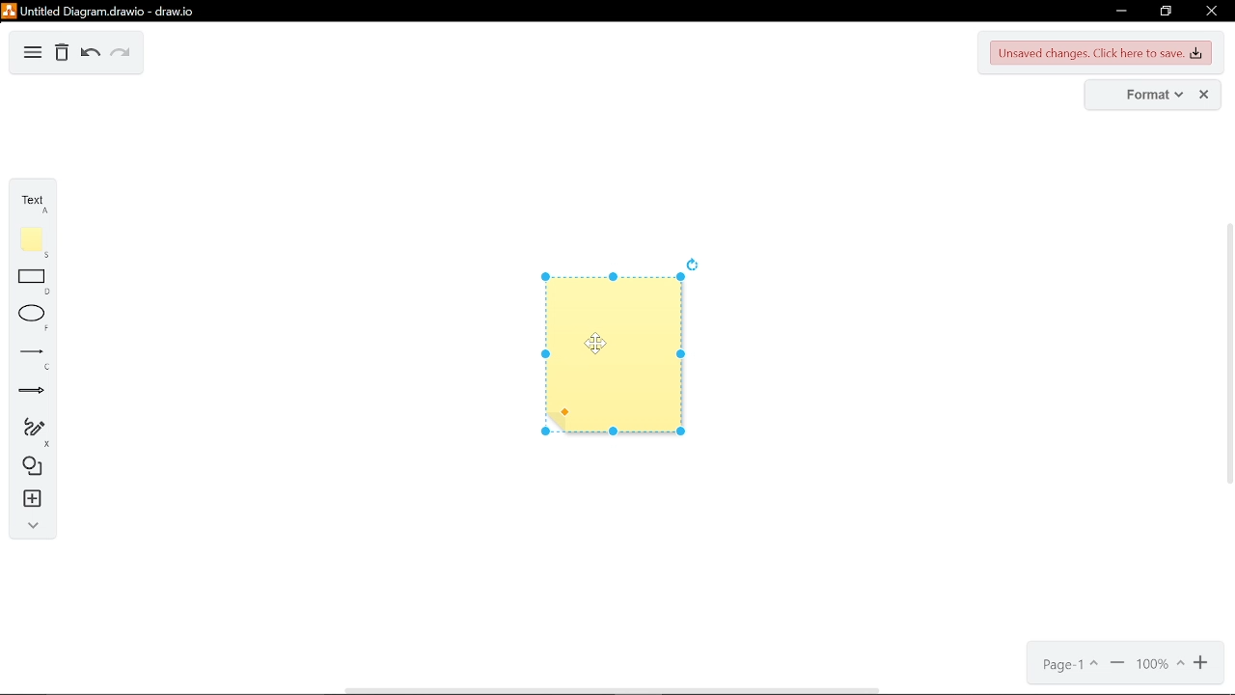 This screenshot has width=1235, height=695. I want to click on freehand, so click(31, 431).